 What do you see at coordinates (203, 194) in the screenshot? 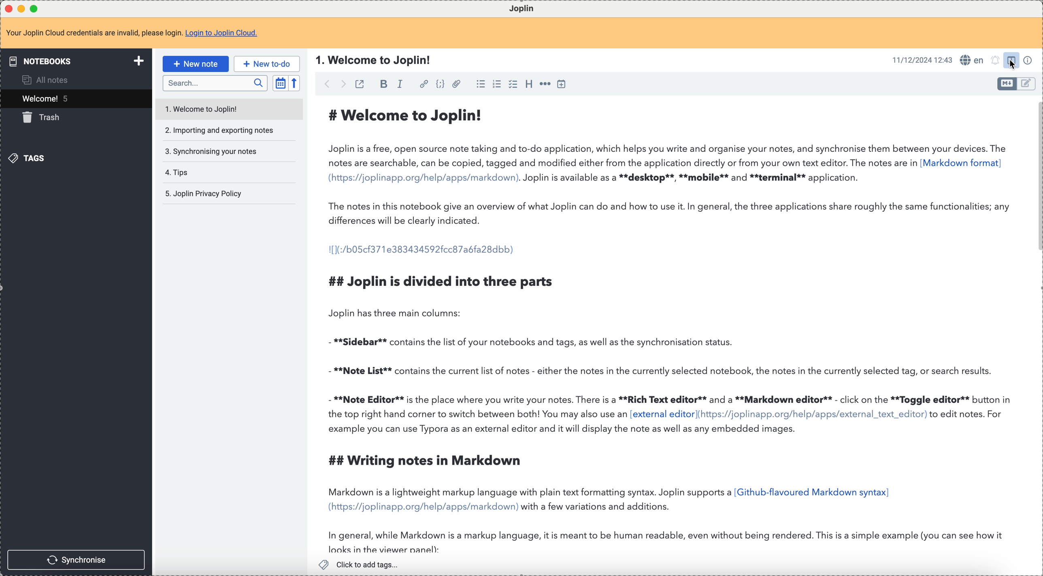
I see `Joplin privacy policy` at bounding box center [203, 194].